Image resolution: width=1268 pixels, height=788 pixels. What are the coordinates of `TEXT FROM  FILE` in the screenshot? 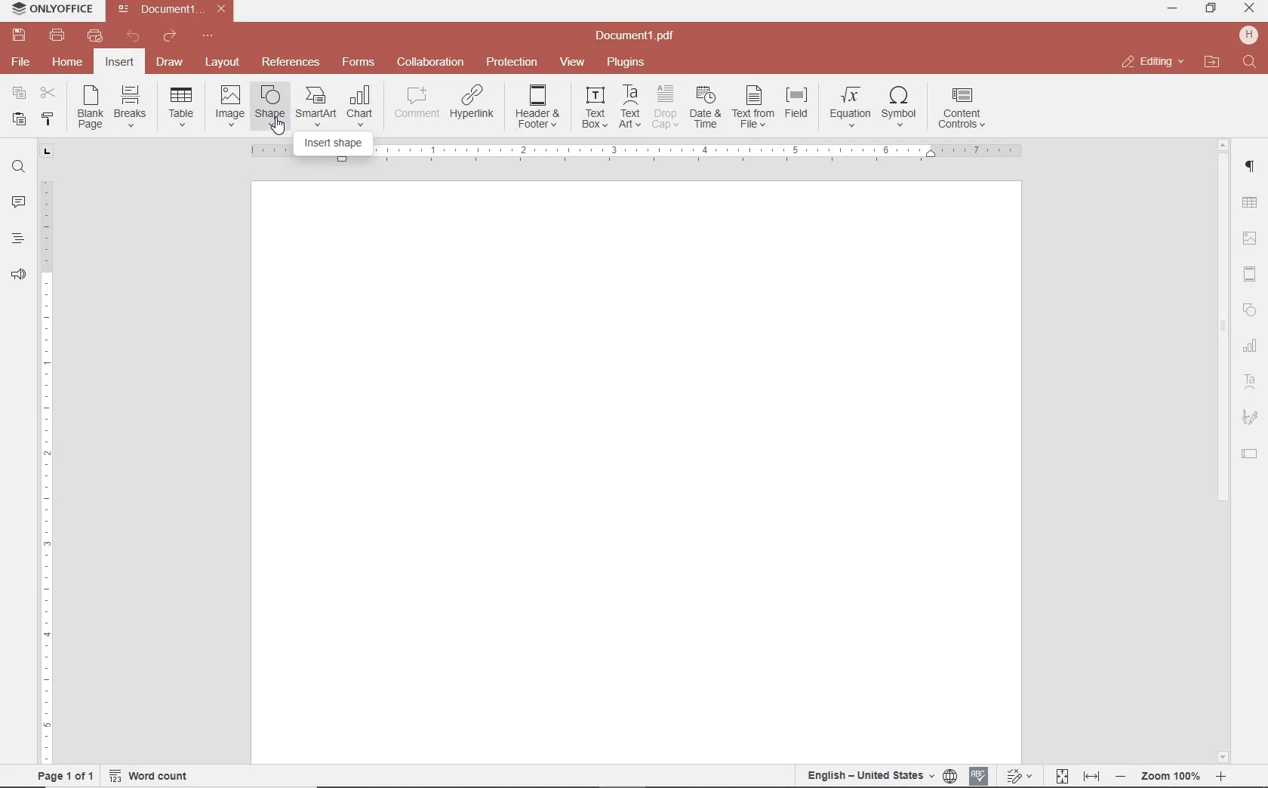 It's located at (753, 107).